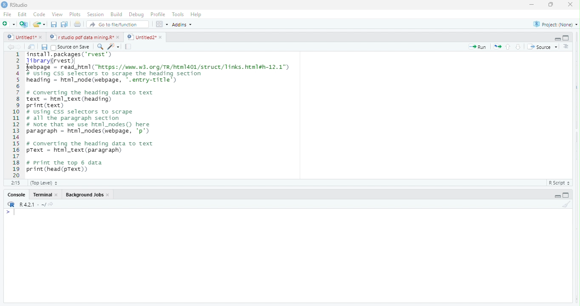 The width and height of the screenshot is (580, 306). I want to click on Edit, so click(23, 14).